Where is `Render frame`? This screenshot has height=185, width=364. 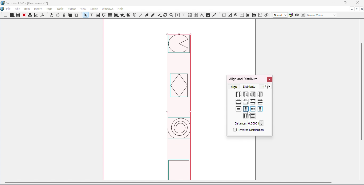 Render frame is located at coordinates (104, 15).